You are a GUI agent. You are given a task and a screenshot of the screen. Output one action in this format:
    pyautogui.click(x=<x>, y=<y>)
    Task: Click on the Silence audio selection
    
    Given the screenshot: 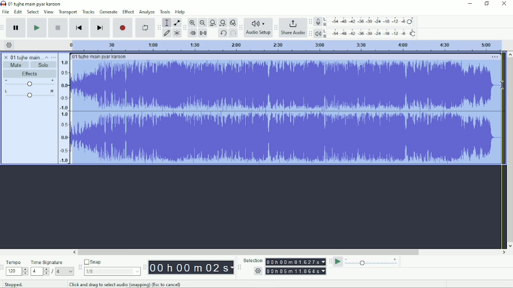 What is the action you would take?
    pyautogui.click(x=203, y=33)
    